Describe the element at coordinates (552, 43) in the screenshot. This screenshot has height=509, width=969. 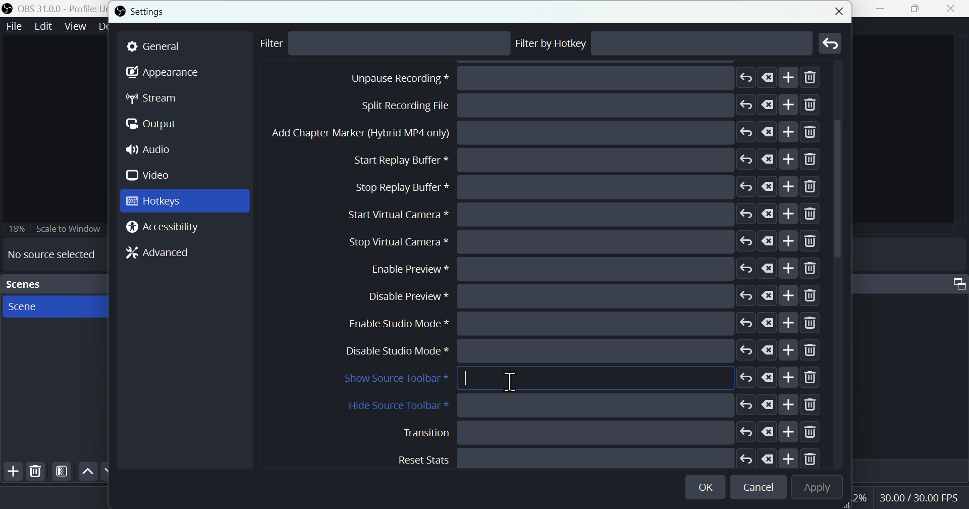
I see `Filter by hotkey` at that location.